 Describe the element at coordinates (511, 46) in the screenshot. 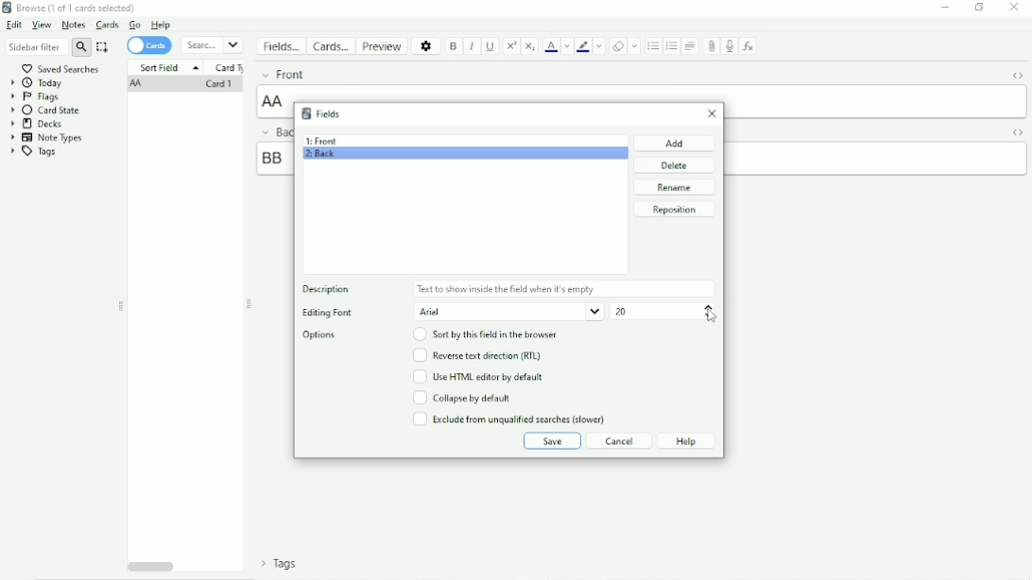

I see `Superscript` at that location.